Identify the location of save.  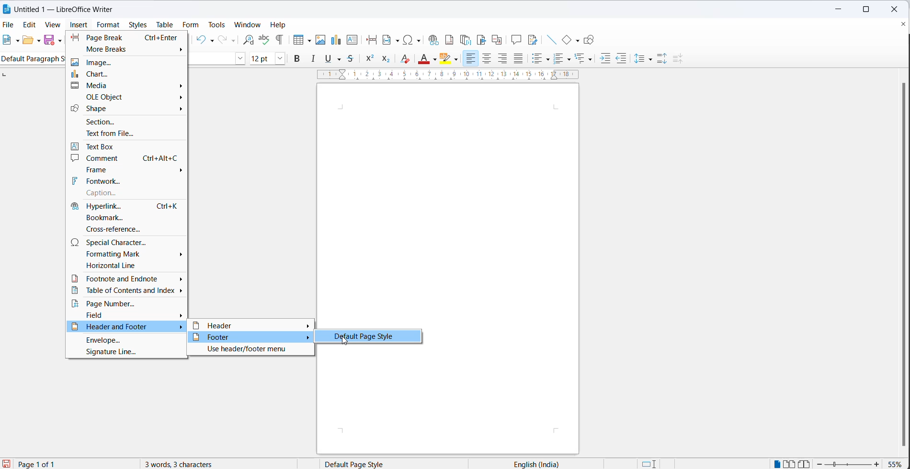
(6, 464).